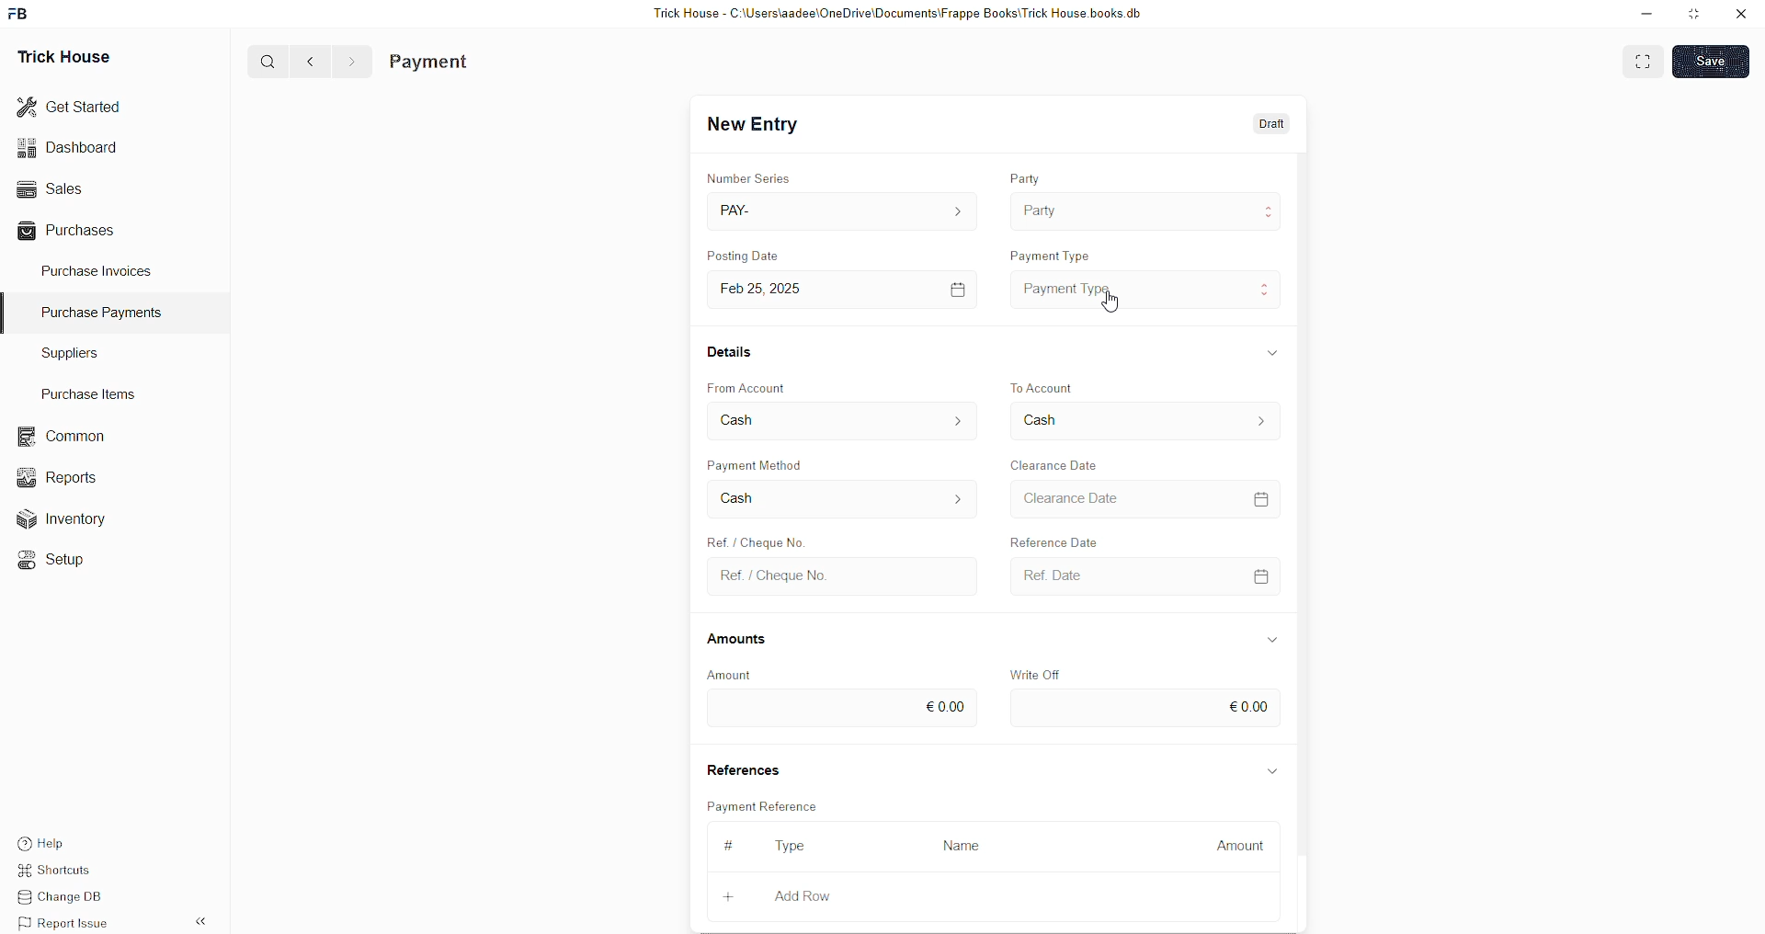 This screenshot has width=1765, height=934. What do you see at coordinates (1028, 174) in the screenshot?
I see `Party` at bounding box center [1028, 174].